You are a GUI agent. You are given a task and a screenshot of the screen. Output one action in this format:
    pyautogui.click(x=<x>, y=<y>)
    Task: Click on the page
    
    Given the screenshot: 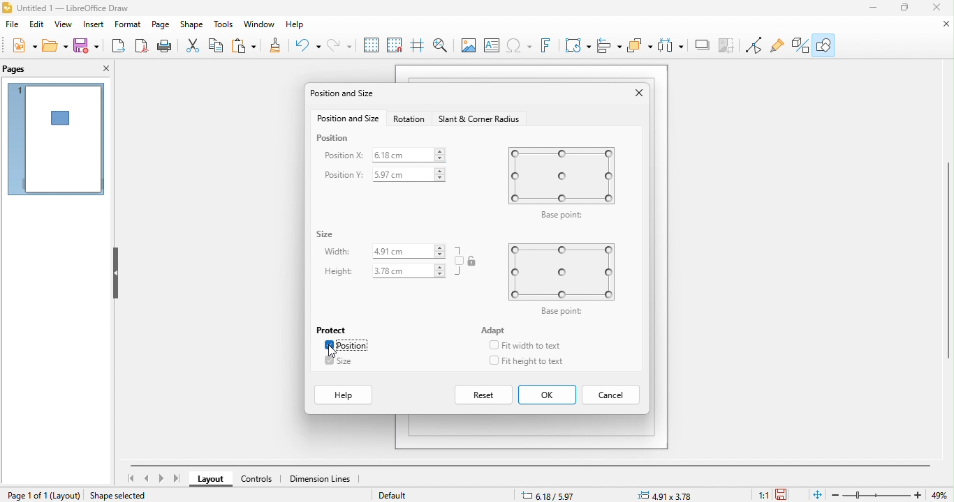 What is the action you would take?
    pyautogui.click(x=161, y=26)
    